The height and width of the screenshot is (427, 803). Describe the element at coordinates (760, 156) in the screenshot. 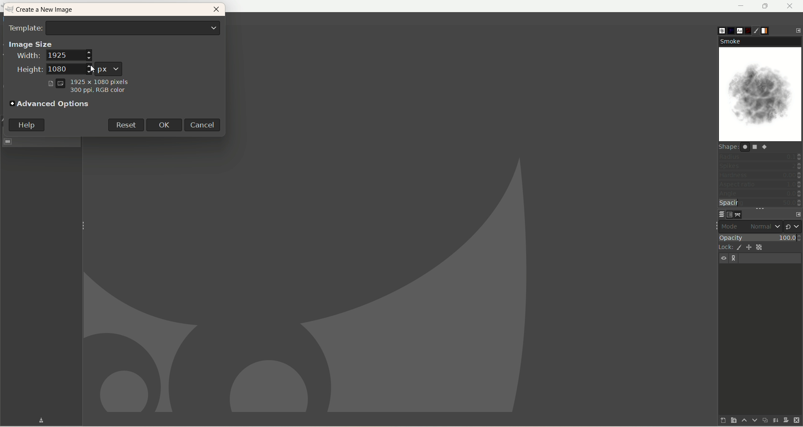

I see `radius` at that location.